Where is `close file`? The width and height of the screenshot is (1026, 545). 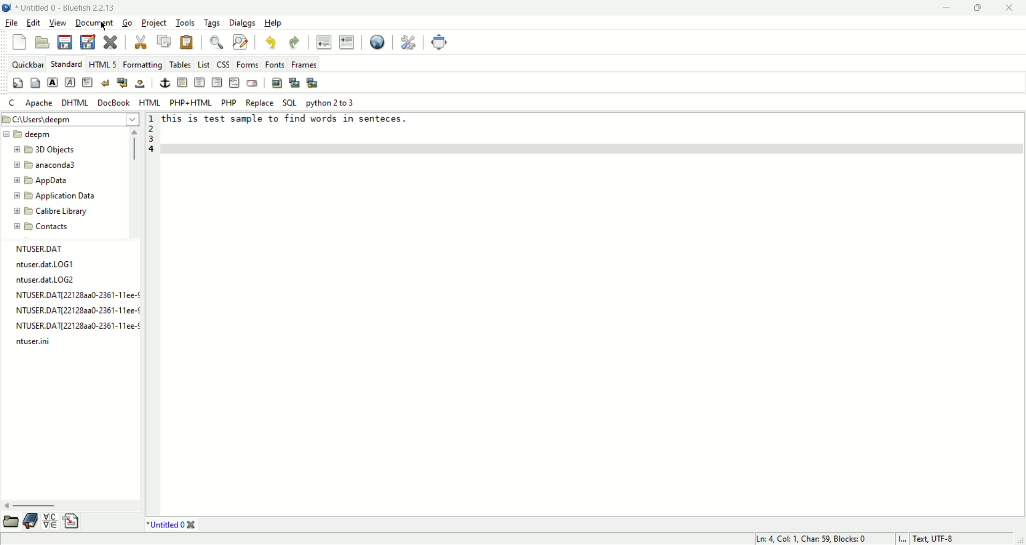
close file is located at coordinates (110, 42).